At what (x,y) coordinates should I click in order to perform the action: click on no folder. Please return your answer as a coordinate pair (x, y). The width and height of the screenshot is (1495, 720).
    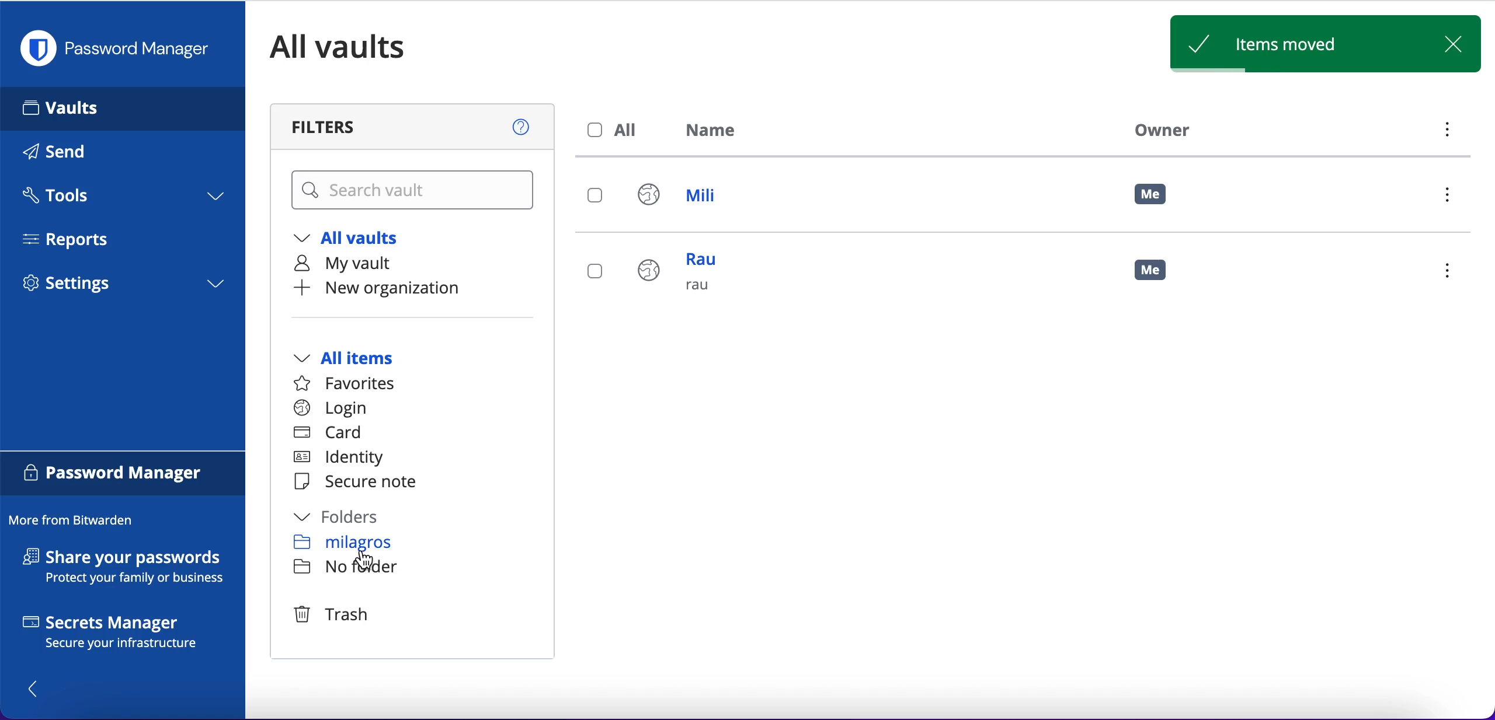
    Looking at the image, I should click on (345, 569).